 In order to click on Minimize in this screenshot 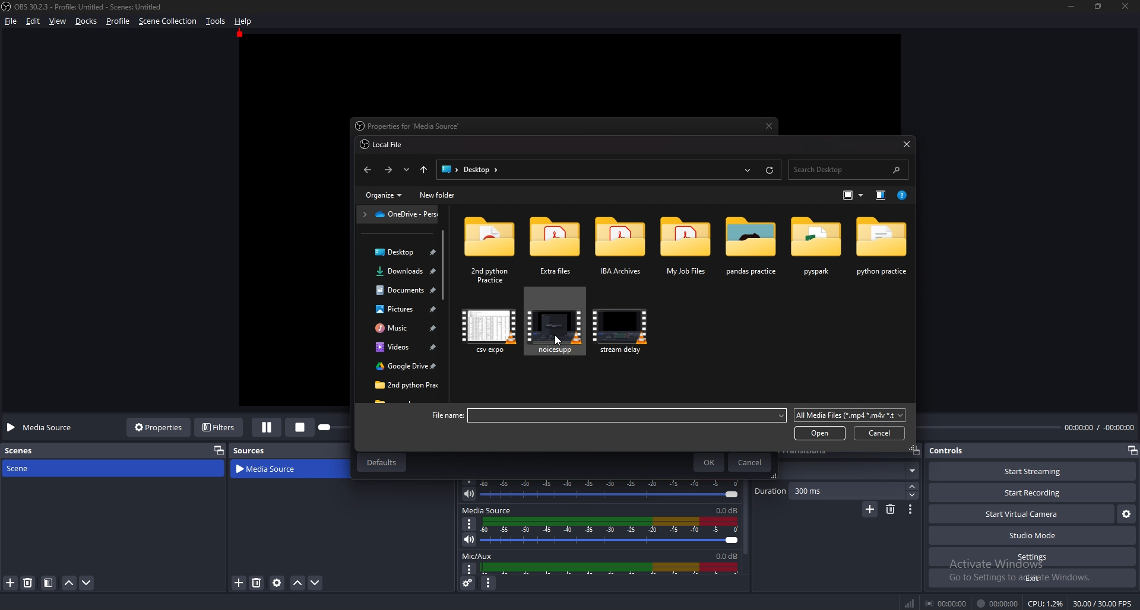, I will do `click(1071, 6)`.